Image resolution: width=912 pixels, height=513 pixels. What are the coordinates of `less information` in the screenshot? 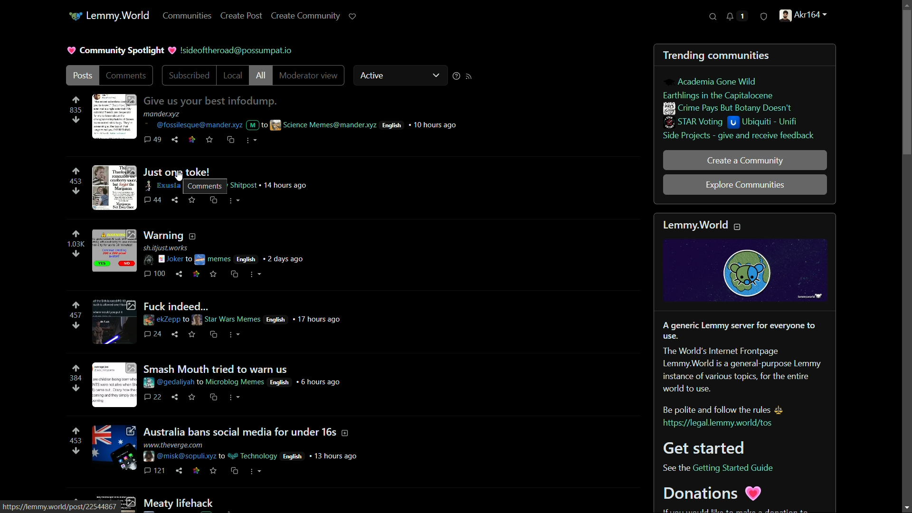 It's located at (739, 226).